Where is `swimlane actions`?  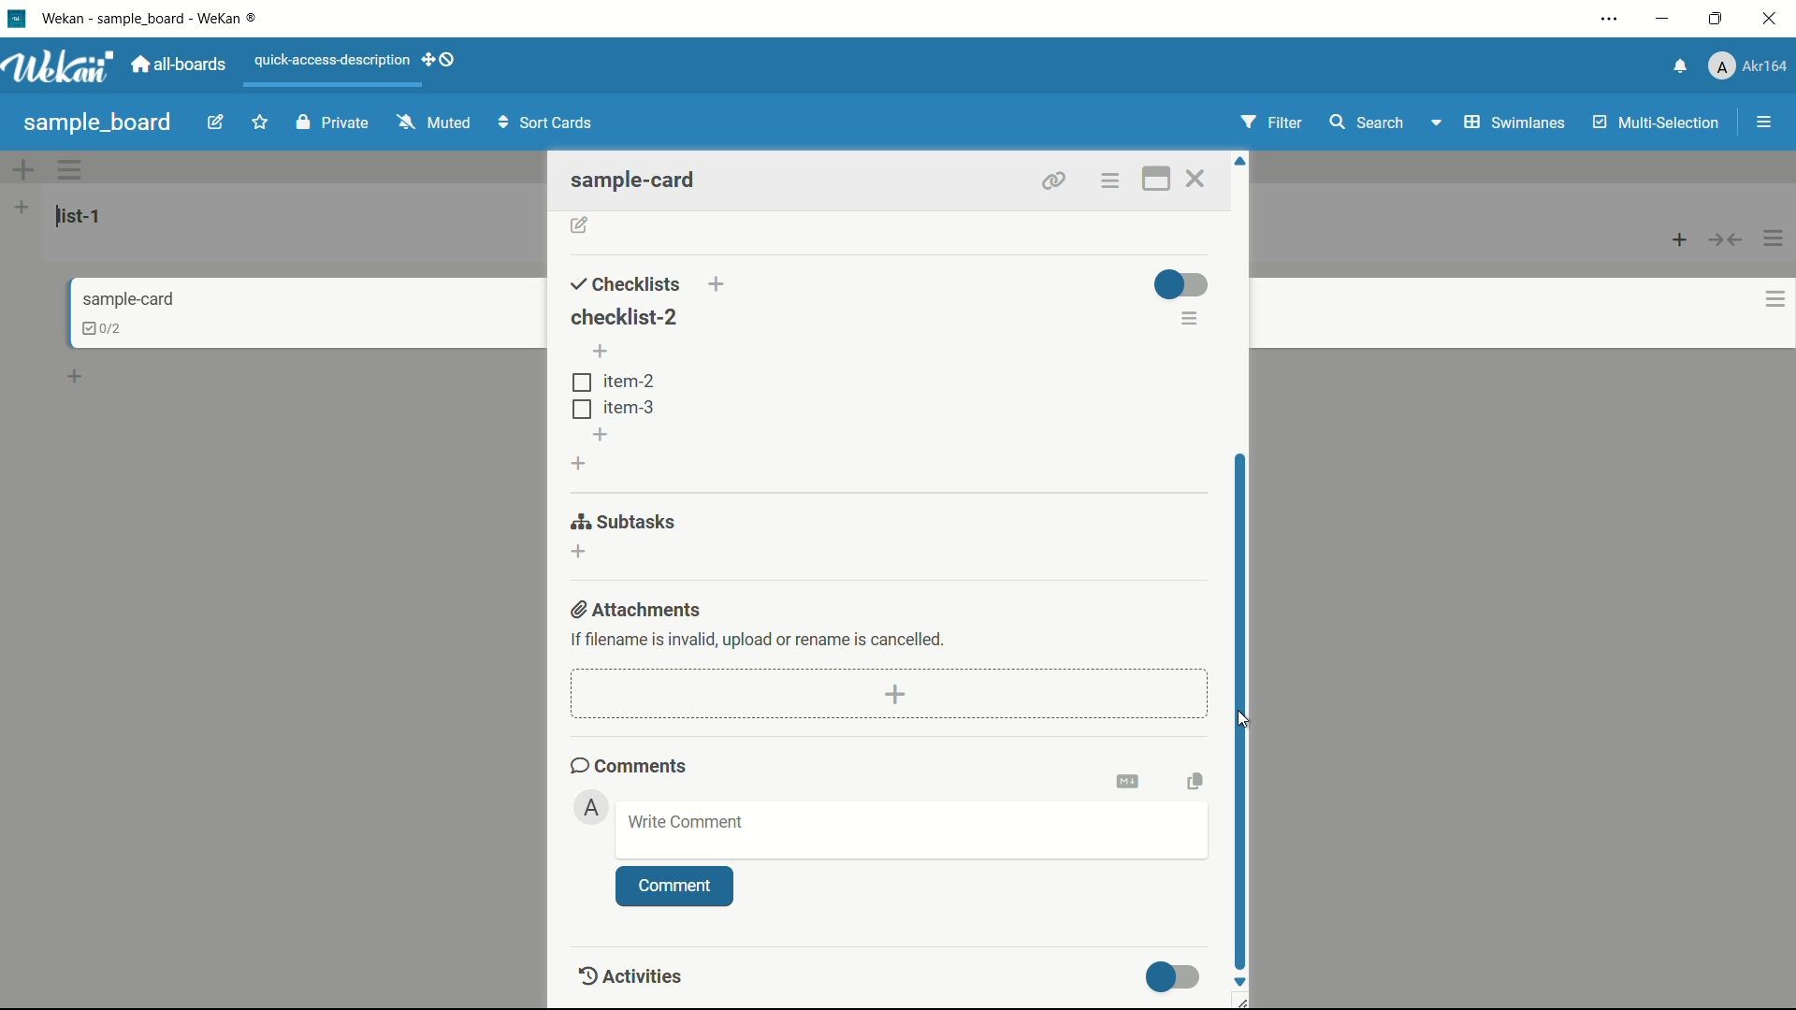
swimlane actions is located at coordinates (71, 170).